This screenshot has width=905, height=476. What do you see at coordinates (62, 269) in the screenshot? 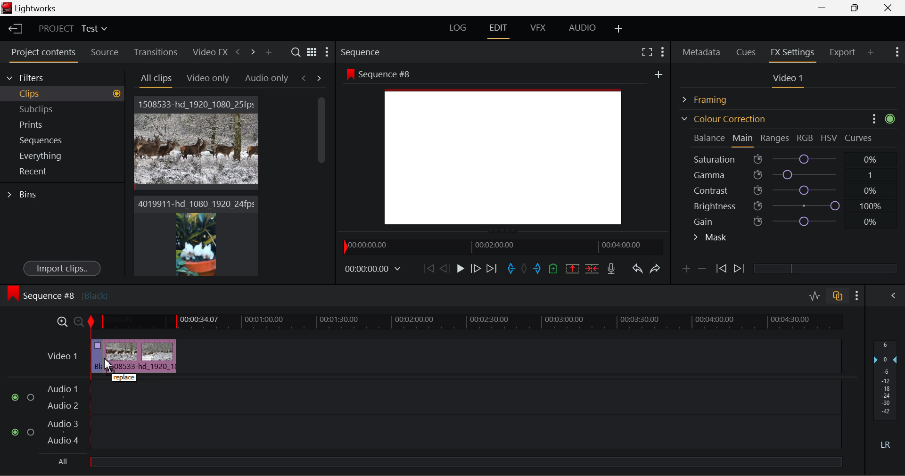
I see `Import clips` at bounding box center [62, 269].